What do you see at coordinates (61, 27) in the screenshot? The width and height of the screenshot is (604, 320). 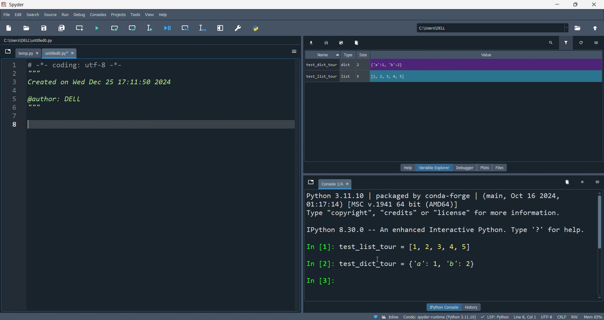 I see `save all file` at bounding box center [61, 27].